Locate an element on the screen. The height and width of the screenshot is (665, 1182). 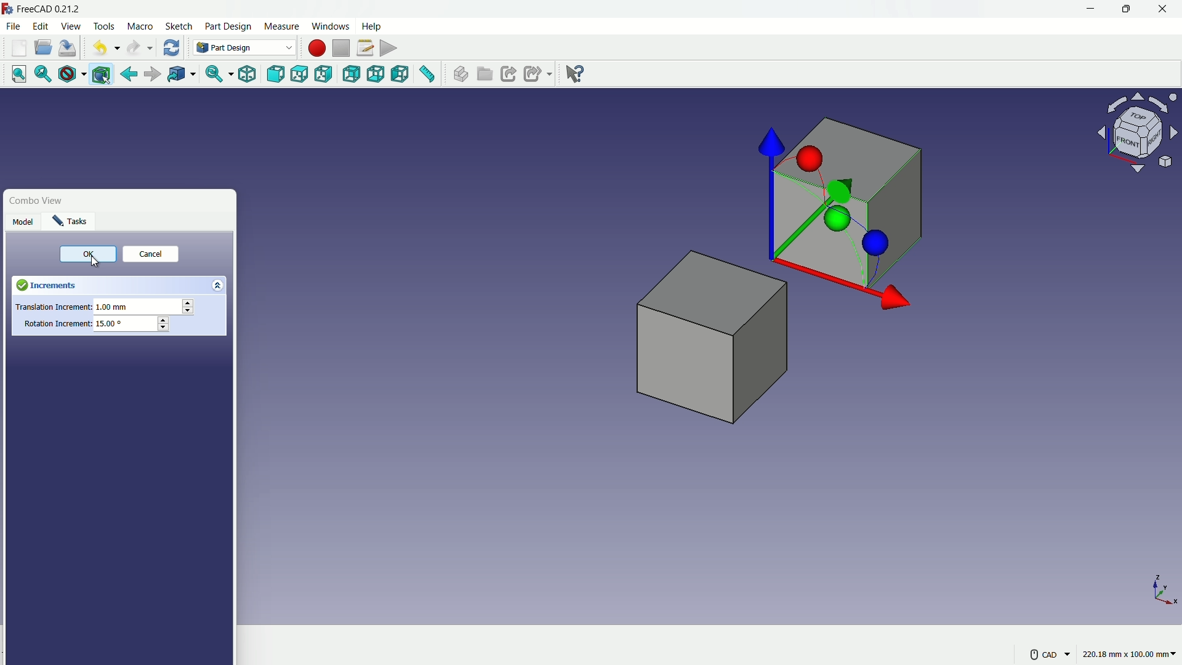
go back is located at coordinates (129, 75).